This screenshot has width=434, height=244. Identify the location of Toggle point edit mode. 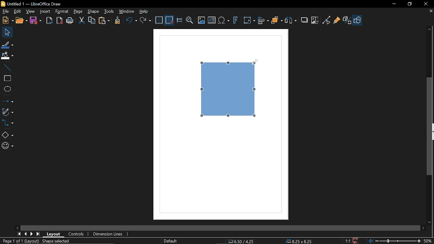
(326, 21).